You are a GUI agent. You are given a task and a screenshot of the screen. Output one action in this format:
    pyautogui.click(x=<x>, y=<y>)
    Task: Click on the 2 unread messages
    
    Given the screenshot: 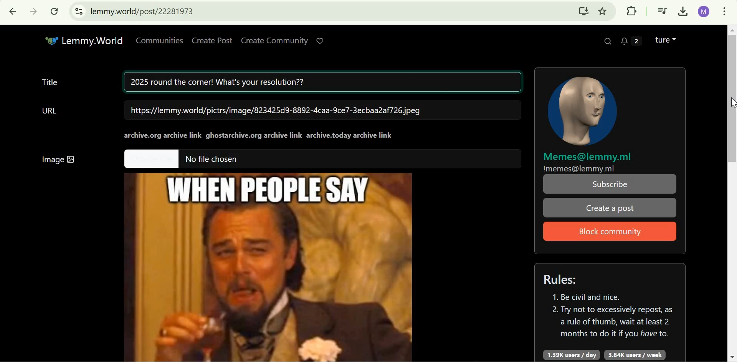 What is the action you would take?
    pyautogui.click(x=631, y=39)
    